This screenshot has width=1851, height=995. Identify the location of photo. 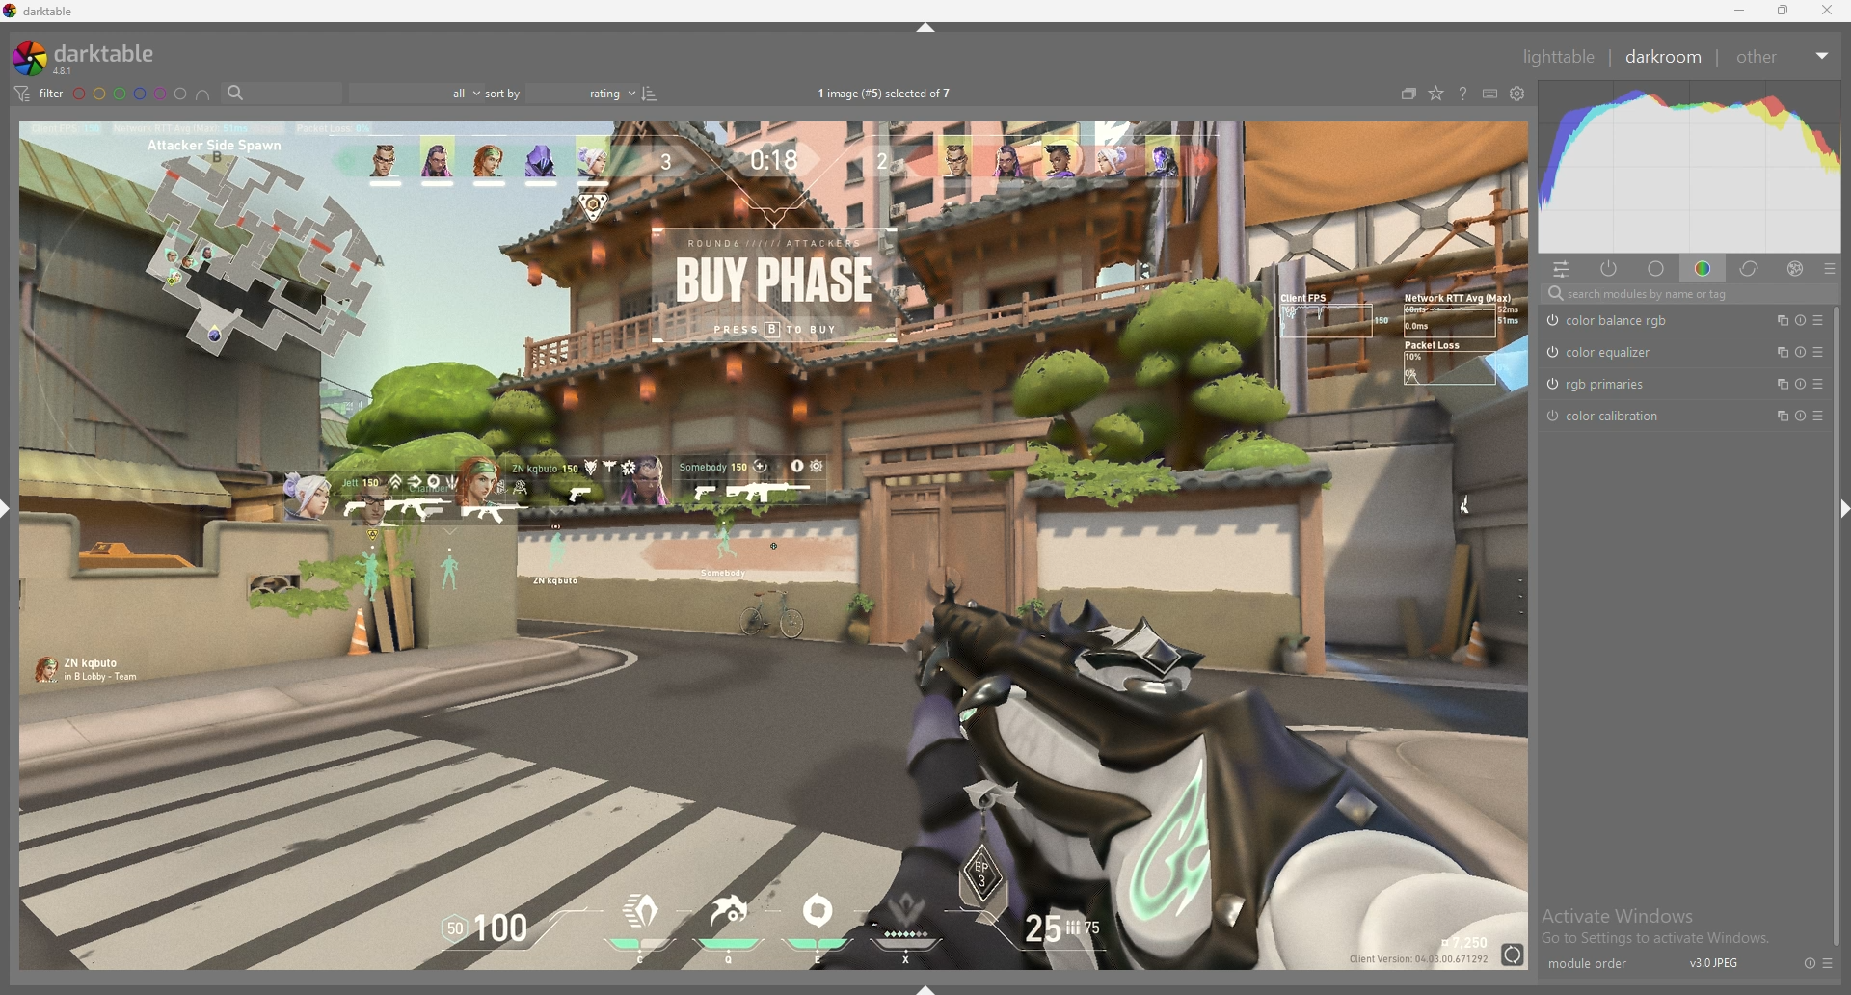
(772, 543).